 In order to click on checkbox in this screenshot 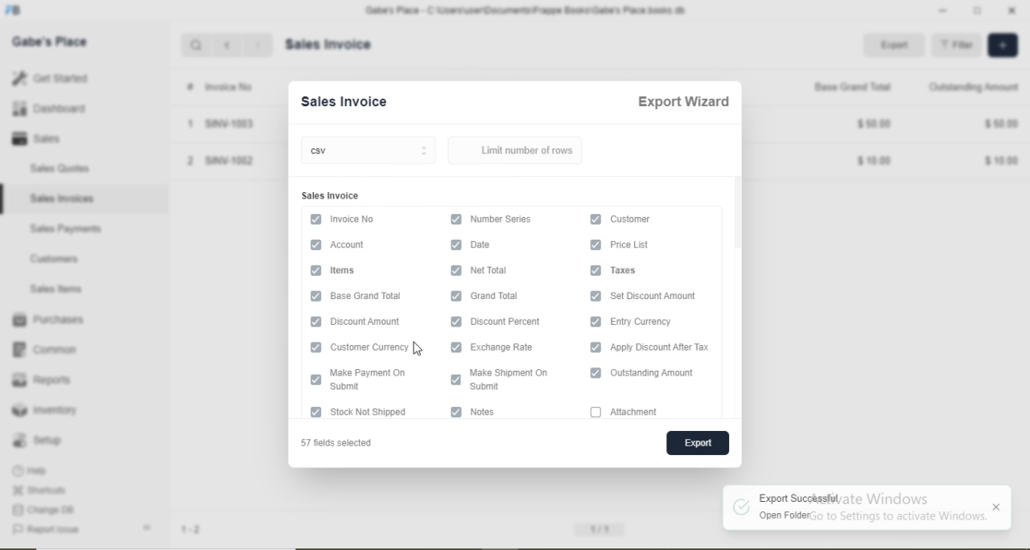, I will do `click(595, 412)`.